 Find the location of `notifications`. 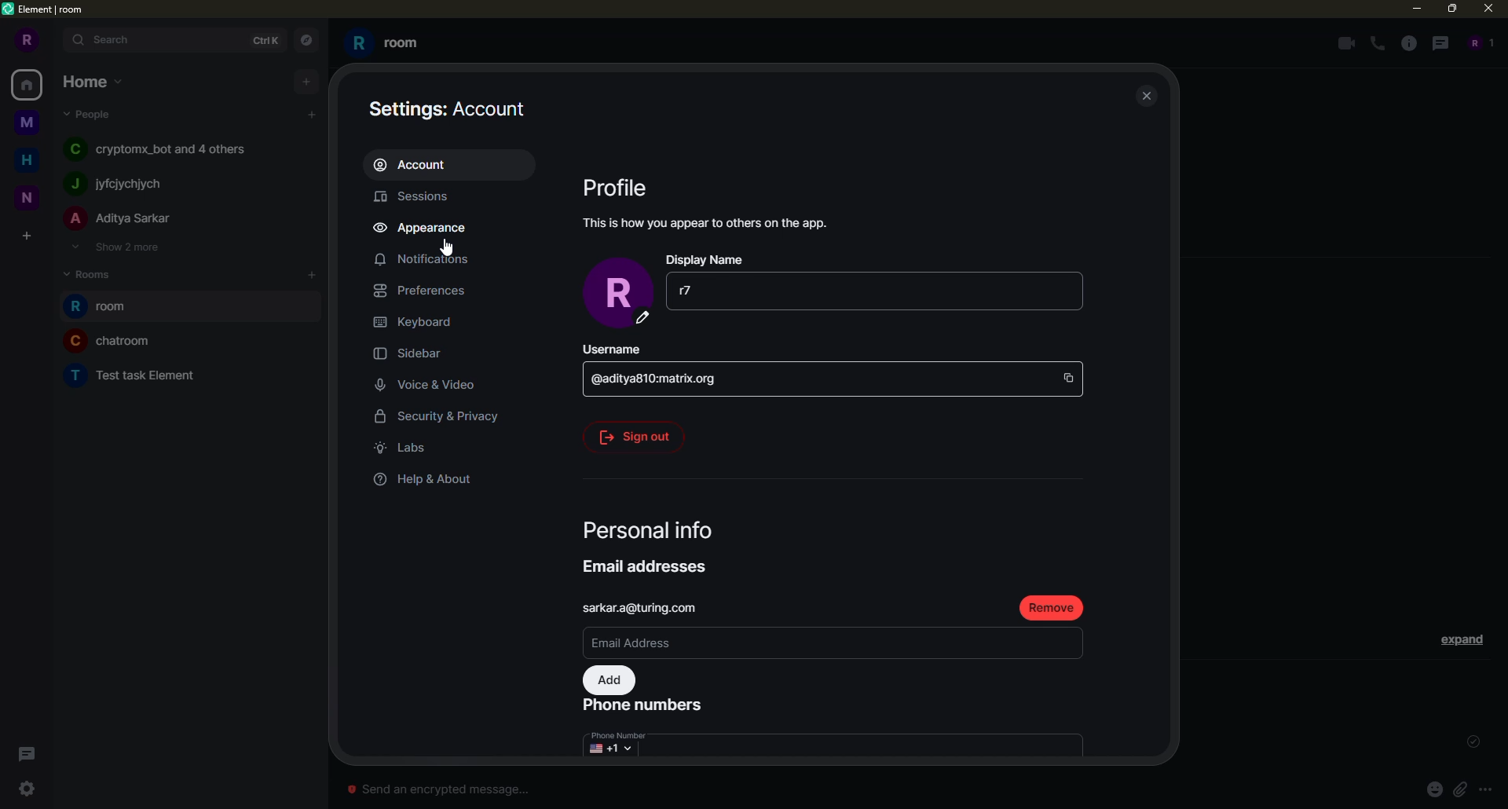

notifications is located at coordinates (421, 258).